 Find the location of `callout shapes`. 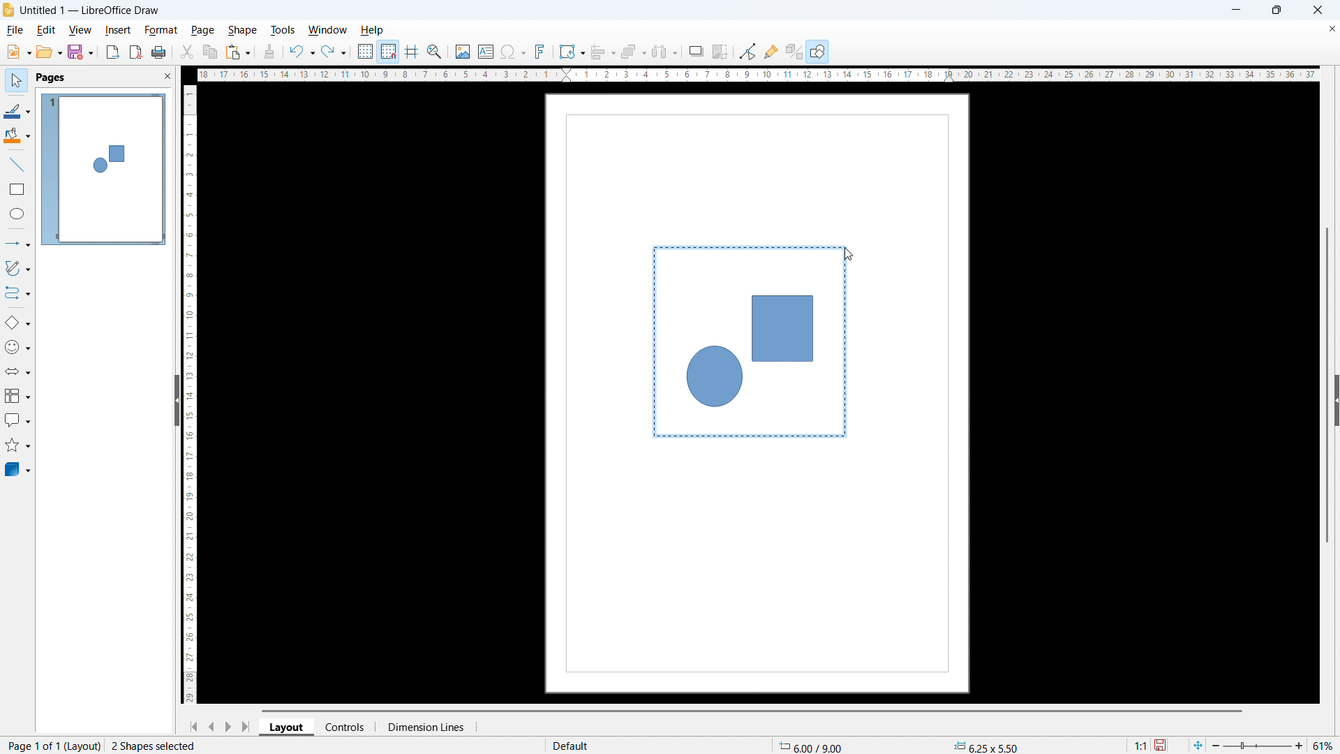

callout shapes is located at coordinates (17, 420).